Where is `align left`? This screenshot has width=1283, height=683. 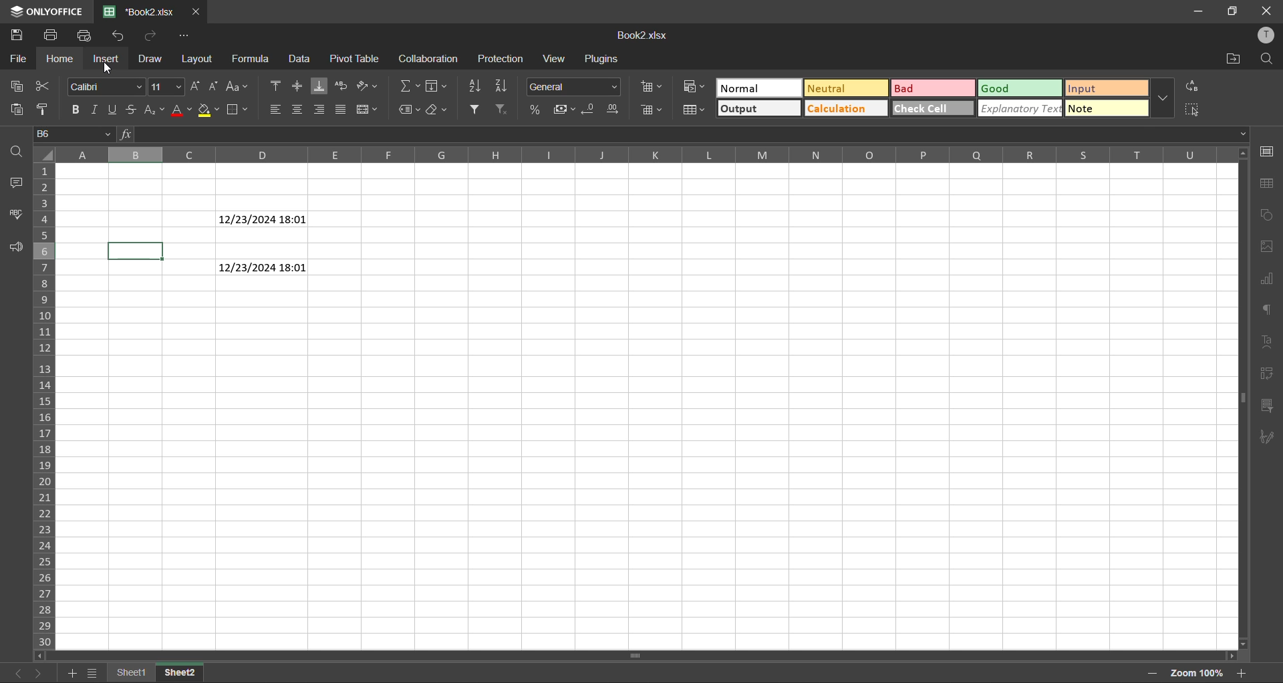
align left is located at coordinates (276, 111).